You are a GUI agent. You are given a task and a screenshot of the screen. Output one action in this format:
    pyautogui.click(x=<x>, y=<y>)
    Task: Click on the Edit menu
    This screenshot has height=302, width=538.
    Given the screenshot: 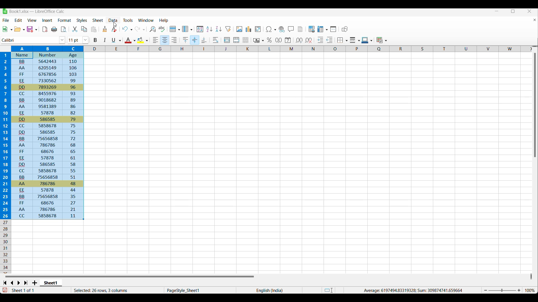 What is the action you would take?
    pyautogui.click(x=18, y=20)
    